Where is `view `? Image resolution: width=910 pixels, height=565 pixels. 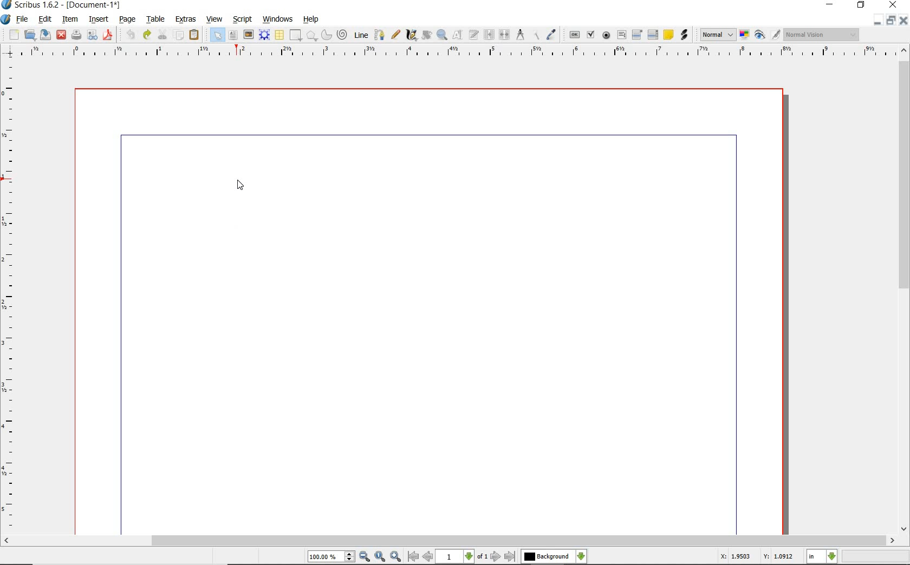 view  is located at coordinates (216, 19).